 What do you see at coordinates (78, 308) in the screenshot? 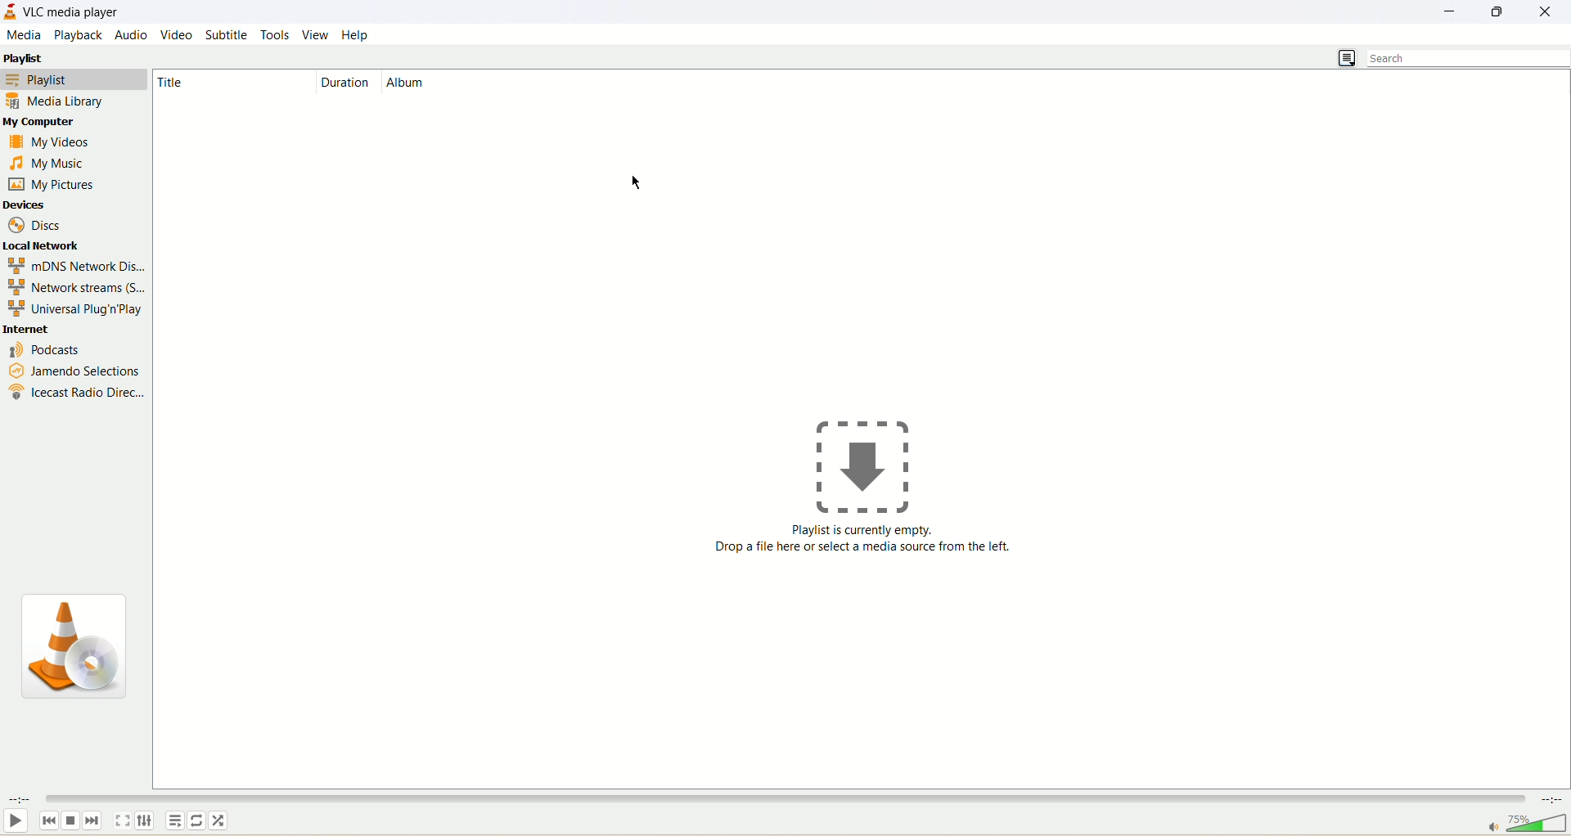
I see `universal plug'n play` at bounding box center [78, 308].